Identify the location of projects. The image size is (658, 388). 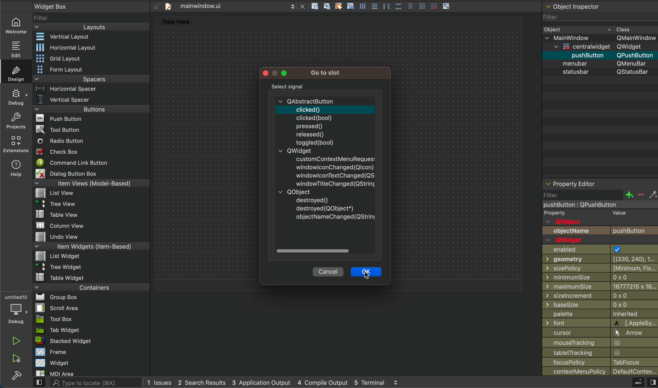
(16, 121).